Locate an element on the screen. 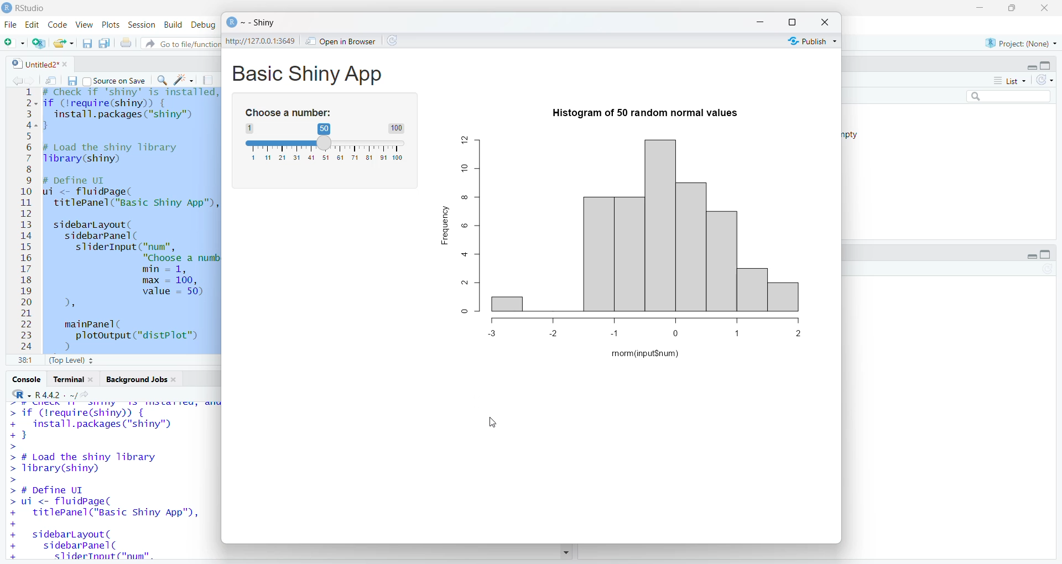 Image resolution: width=1062 pixels, height=564 pixels. refresh is located at coordinates (1048, 269).